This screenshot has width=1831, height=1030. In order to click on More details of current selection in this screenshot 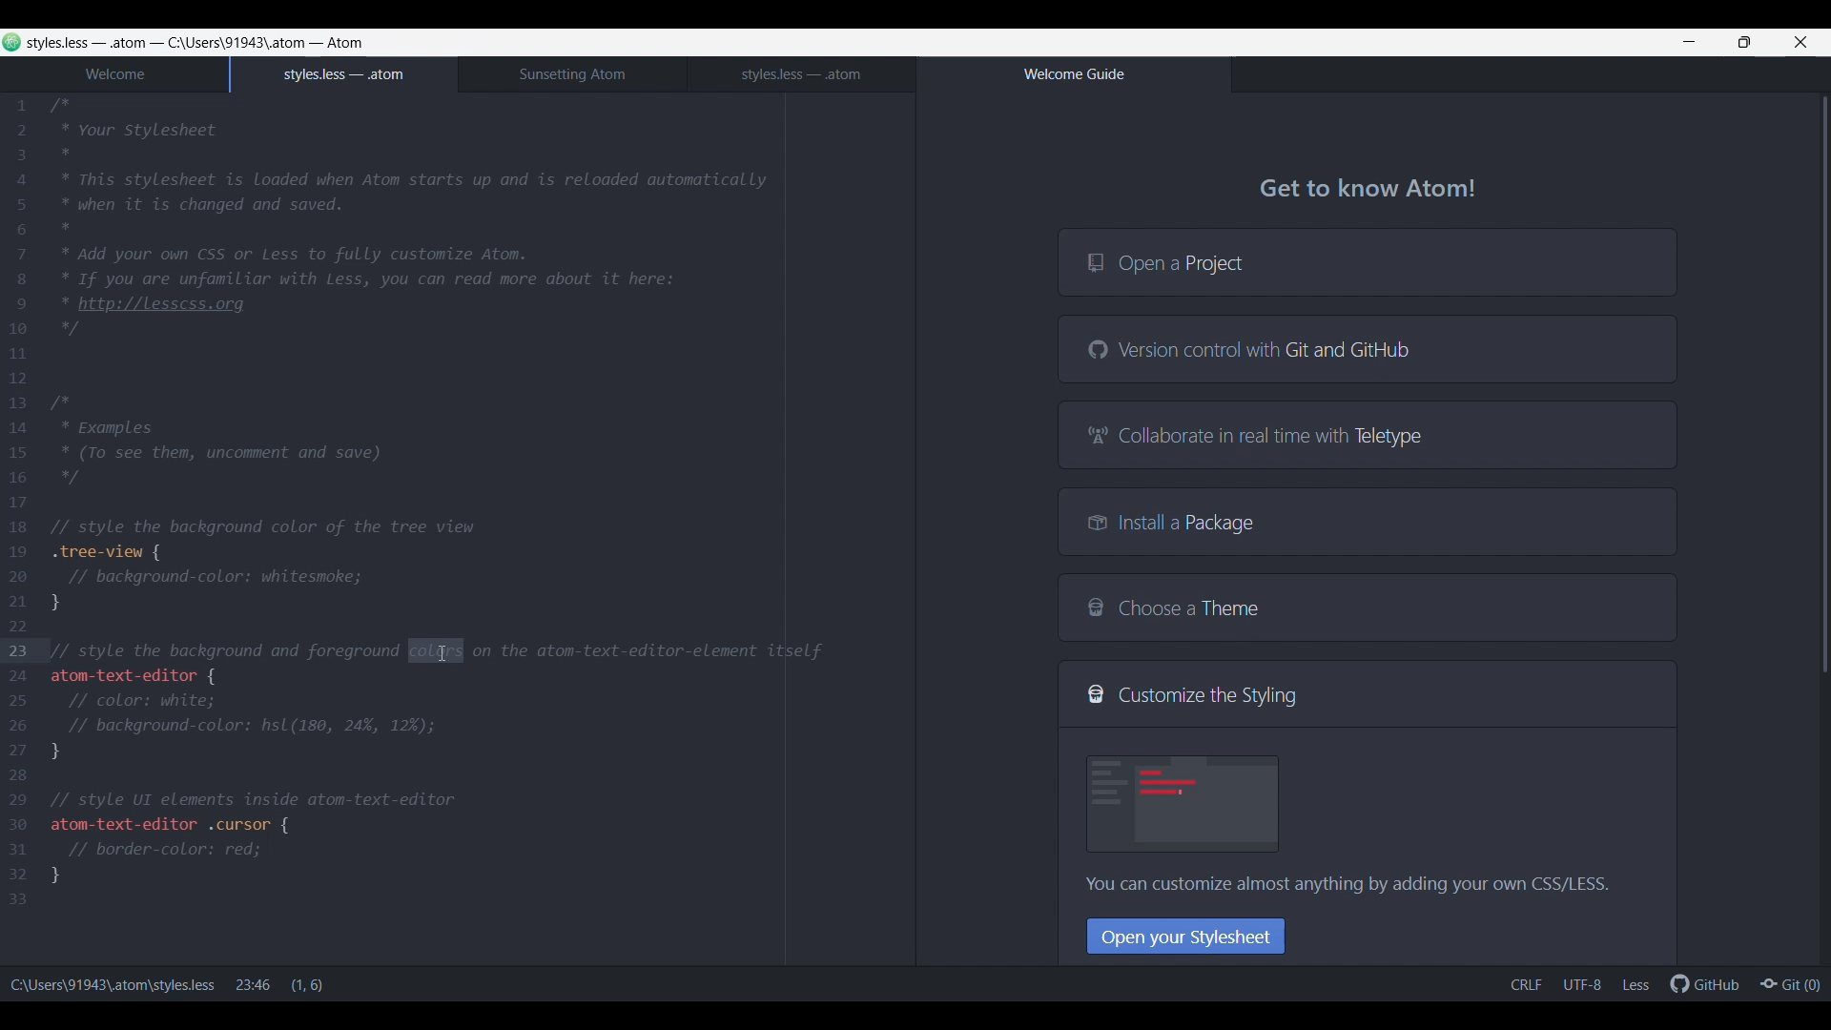, I will do `click(1580, 984)`.